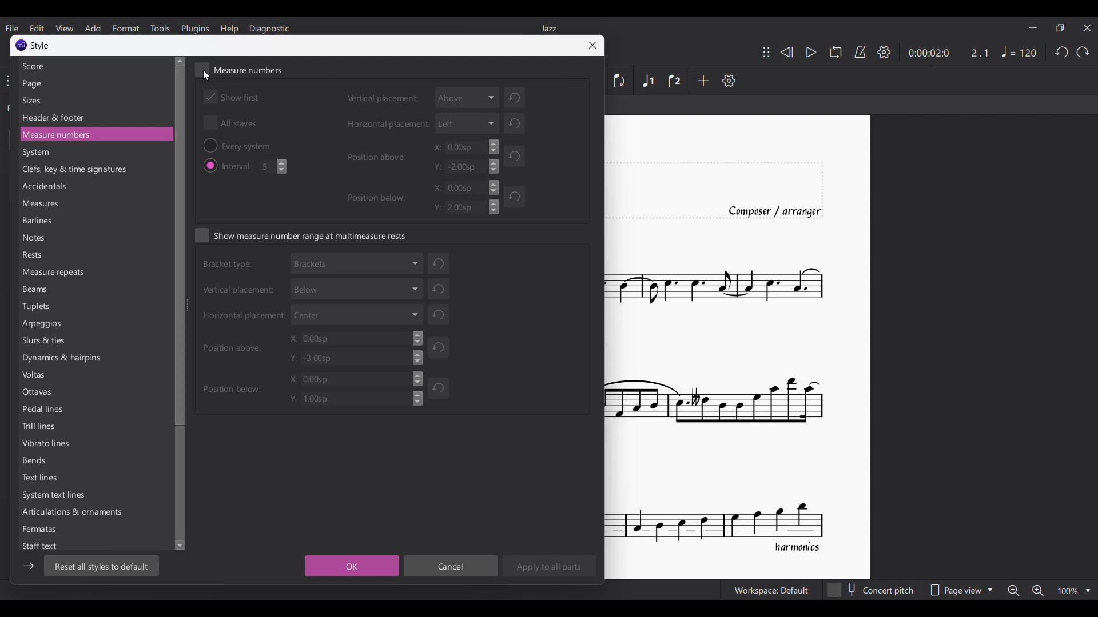 The image size is (1098, 617). I want to click on Triplets, so click(38, 307).